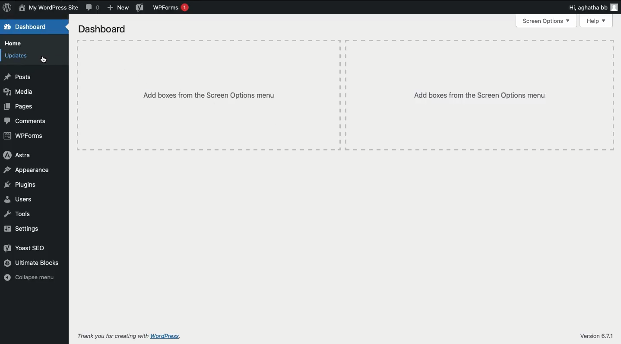  Describe the element at coordinates (139, 8) in the screenshot. I see `Yoast` at that location.